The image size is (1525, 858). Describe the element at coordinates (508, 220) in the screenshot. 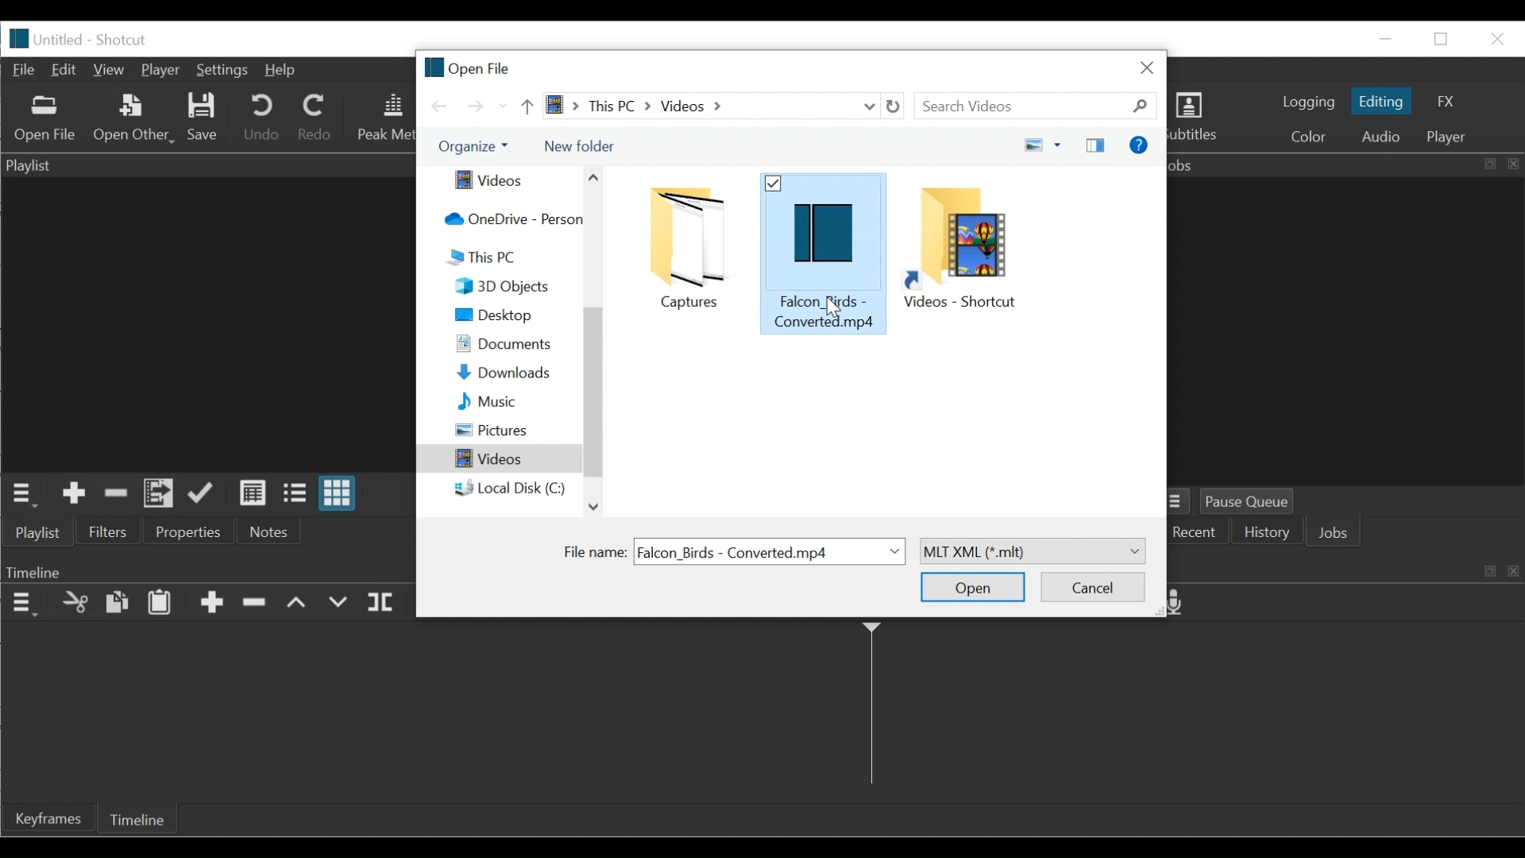

I see `OneDrive` at that location.